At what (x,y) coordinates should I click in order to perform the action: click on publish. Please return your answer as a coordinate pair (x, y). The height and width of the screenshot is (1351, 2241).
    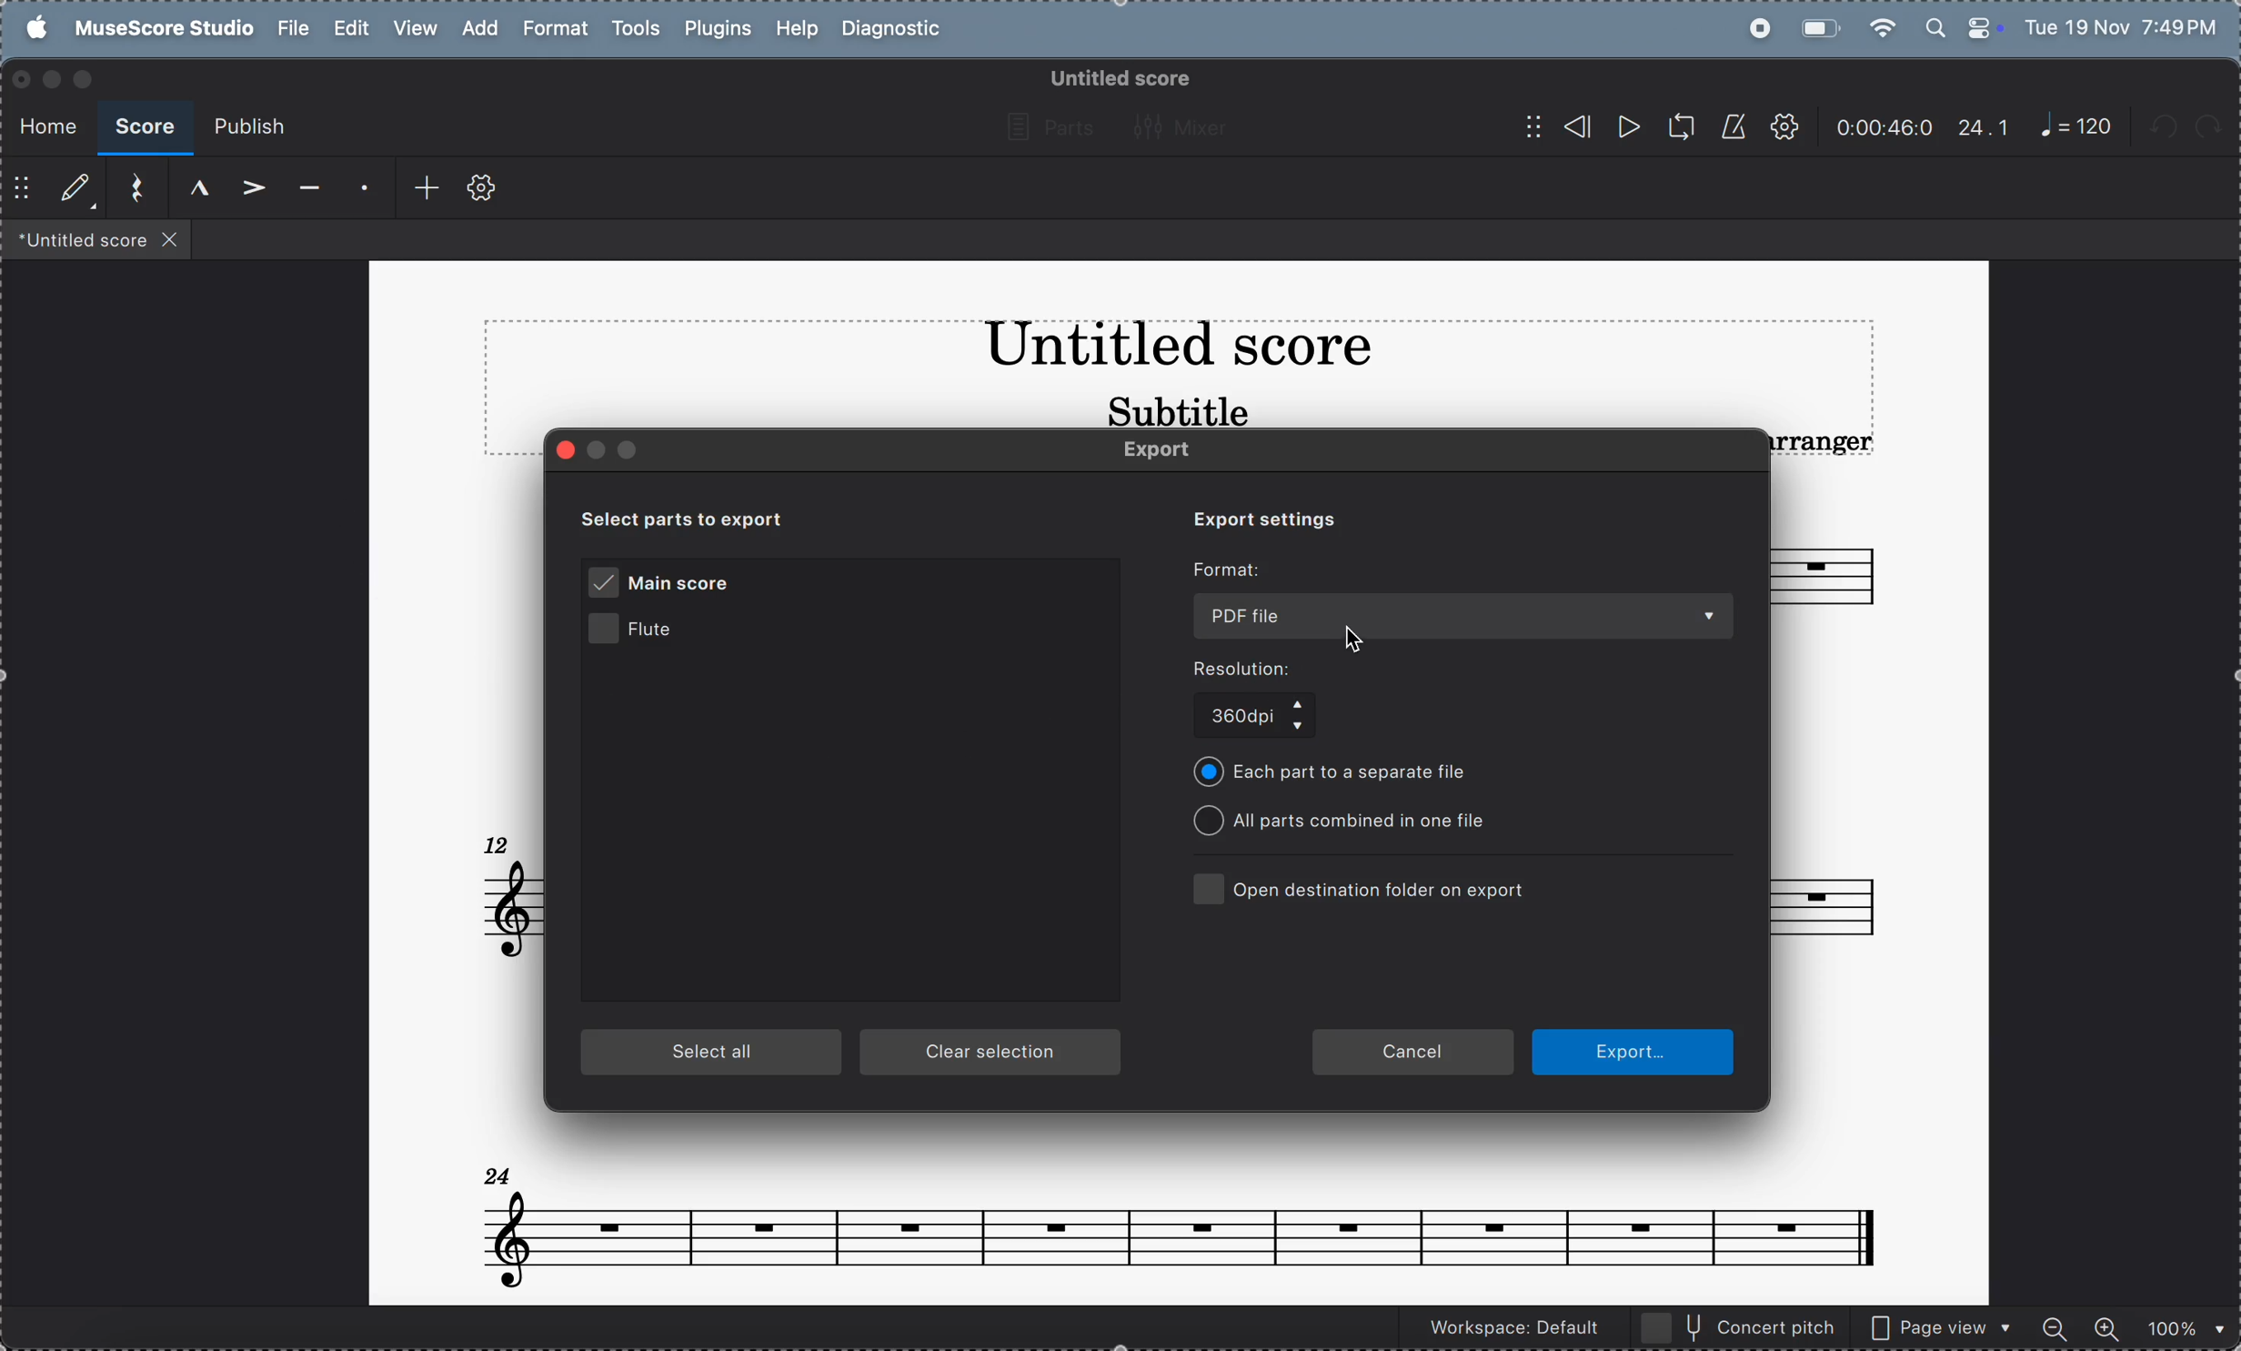
    Looking at the image, I should click on (248, 128).